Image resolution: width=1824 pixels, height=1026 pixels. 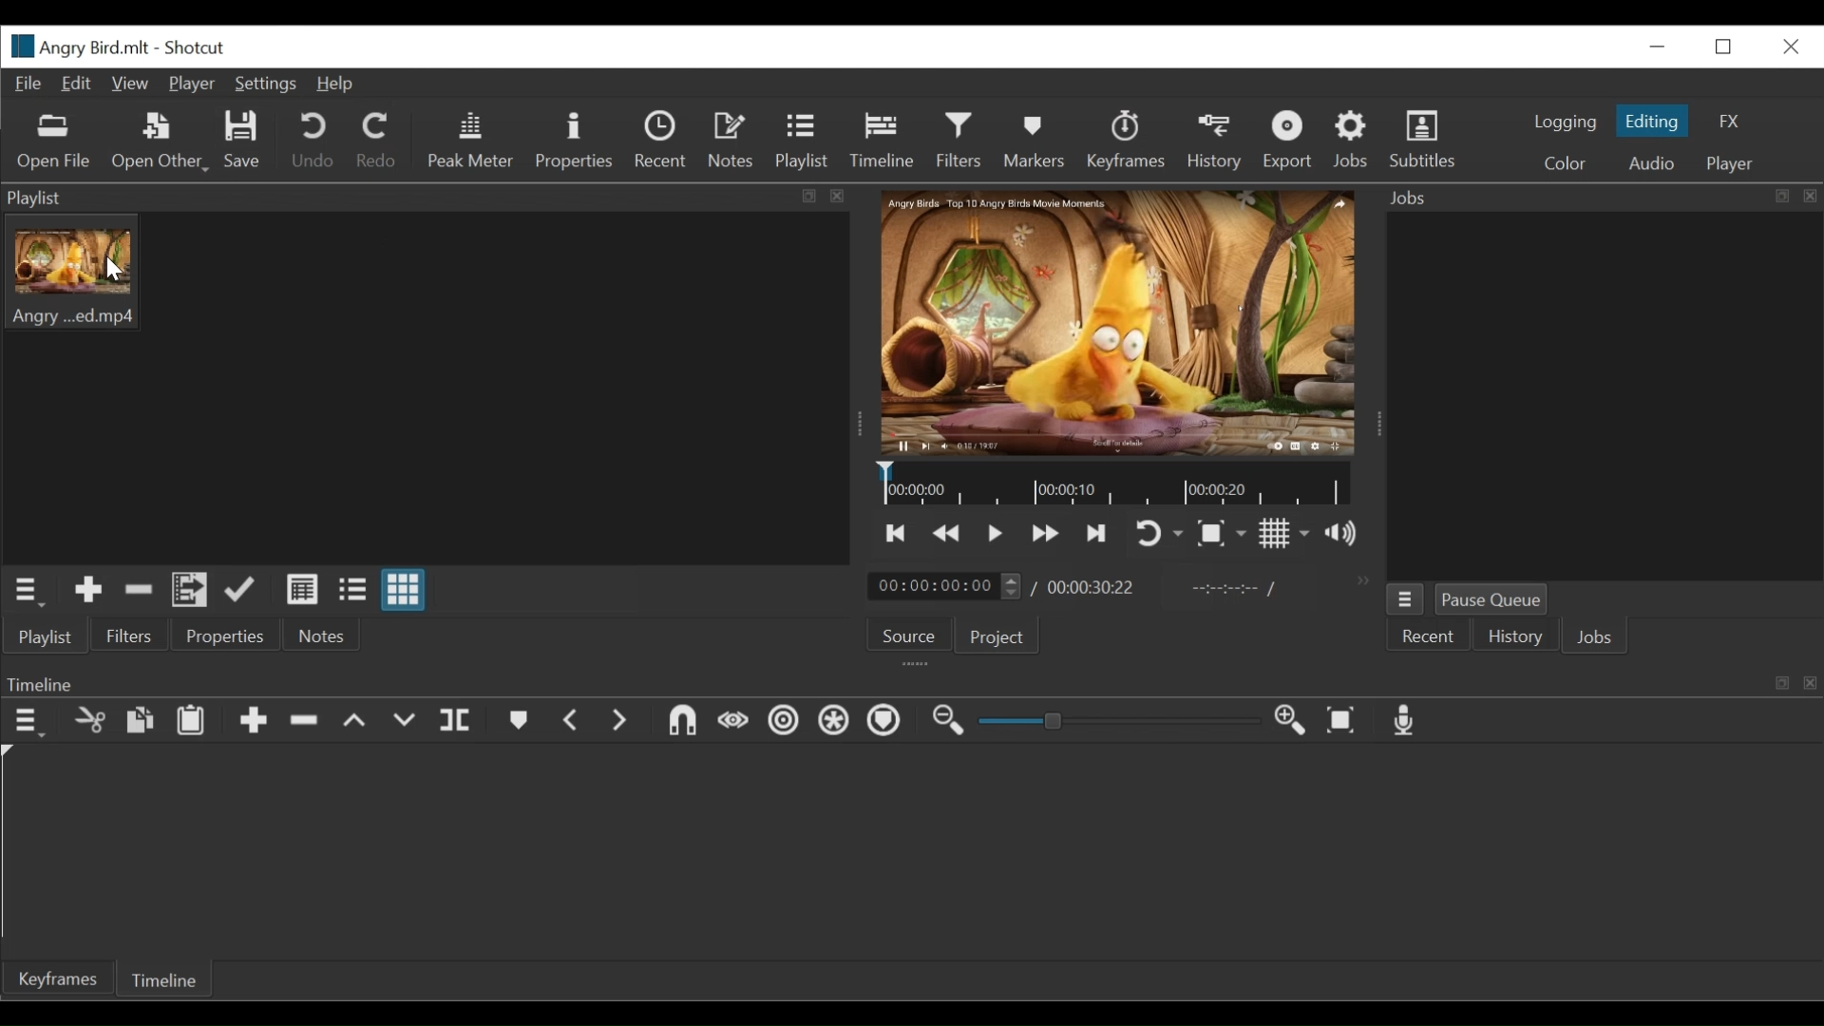 I want to click on Jobs menu, so click(x=1405, y=599).